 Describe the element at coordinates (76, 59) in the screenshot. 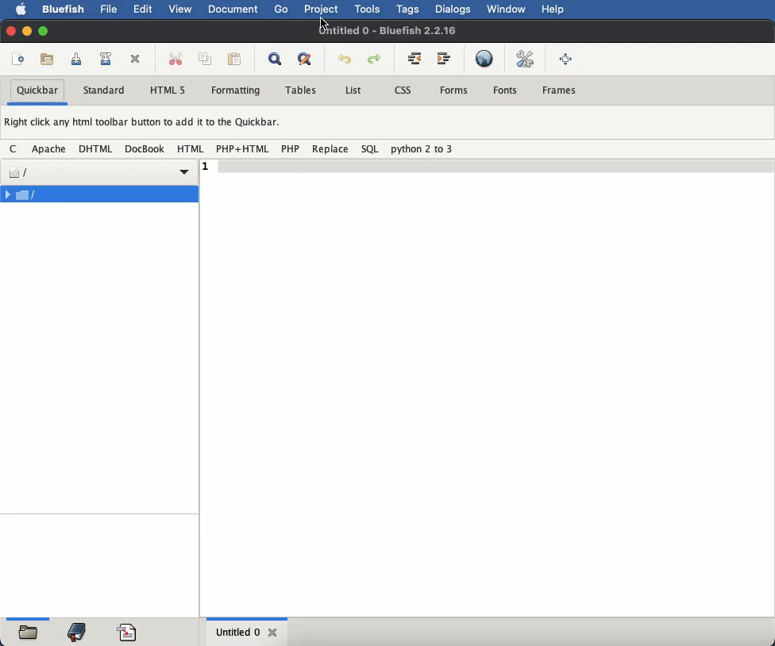

I see `save current file` at that location.